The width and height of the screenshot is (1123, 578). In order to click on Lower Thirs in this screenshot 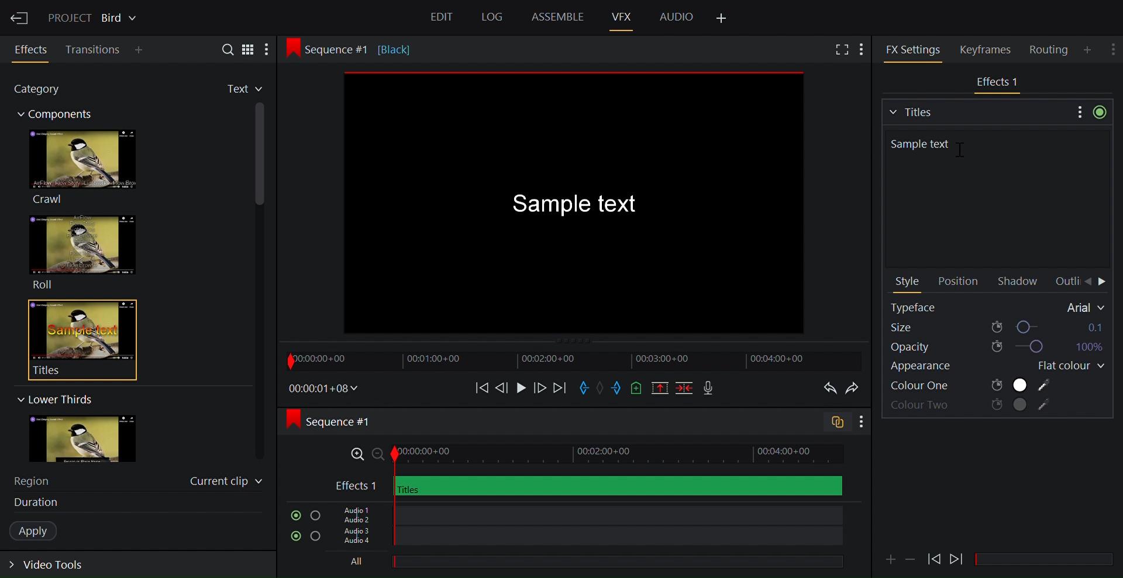, I will do `click(54, 399)`.